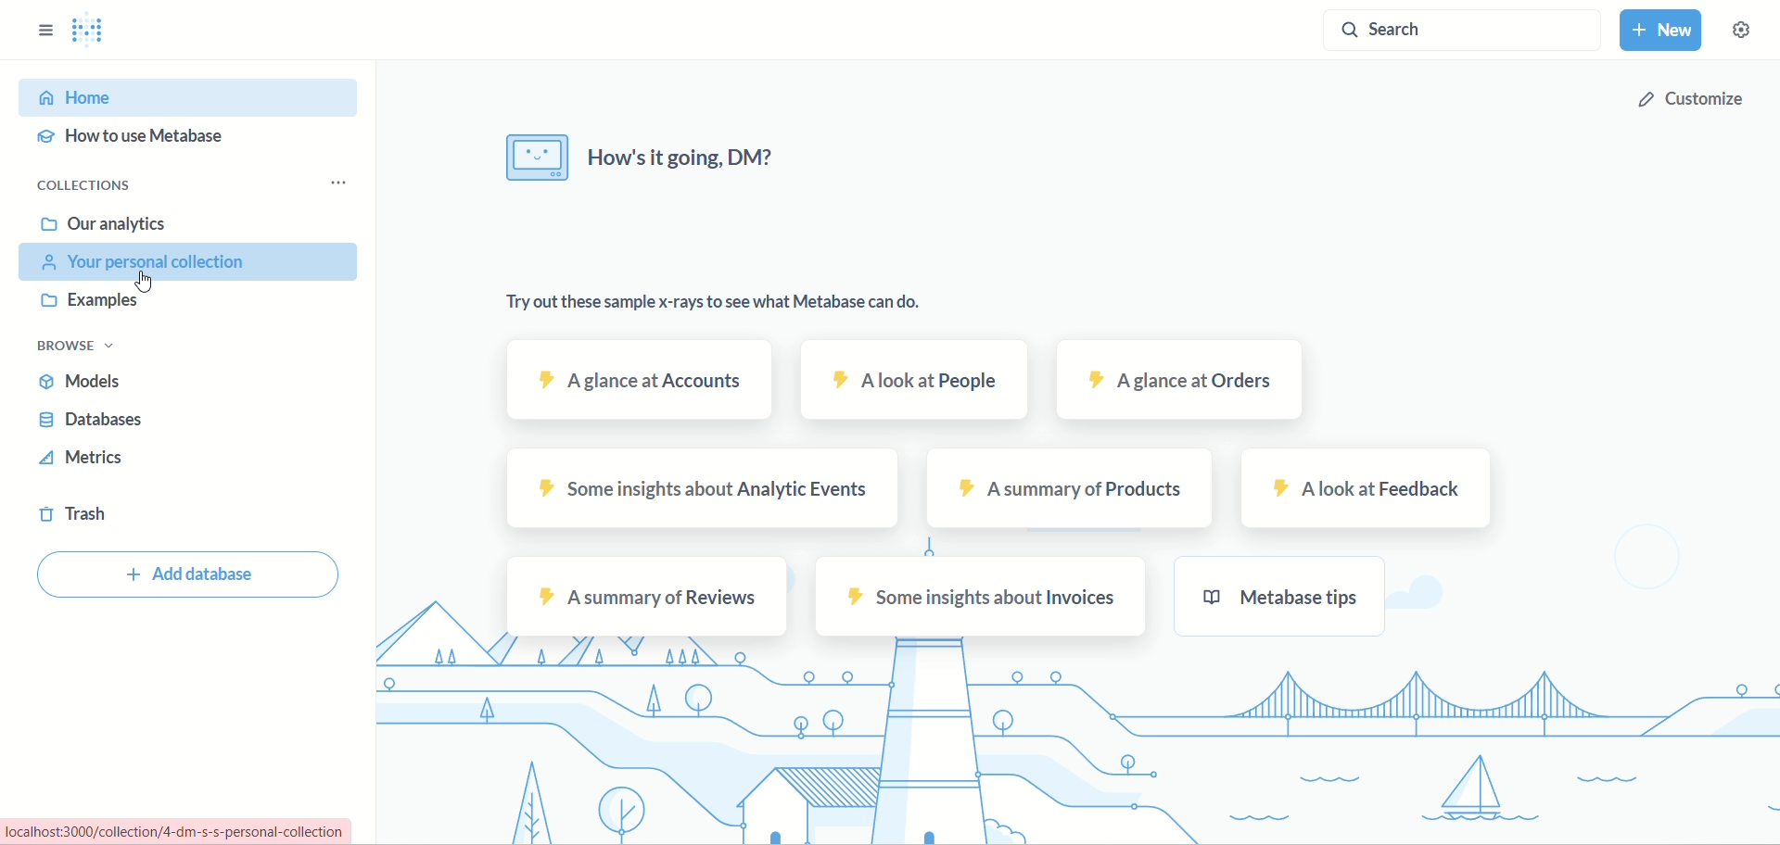 The width and height of the screenshot is (1780, 845). Describe the element at coordinates (182, 98) in the screenshot. I see `home` at that location.